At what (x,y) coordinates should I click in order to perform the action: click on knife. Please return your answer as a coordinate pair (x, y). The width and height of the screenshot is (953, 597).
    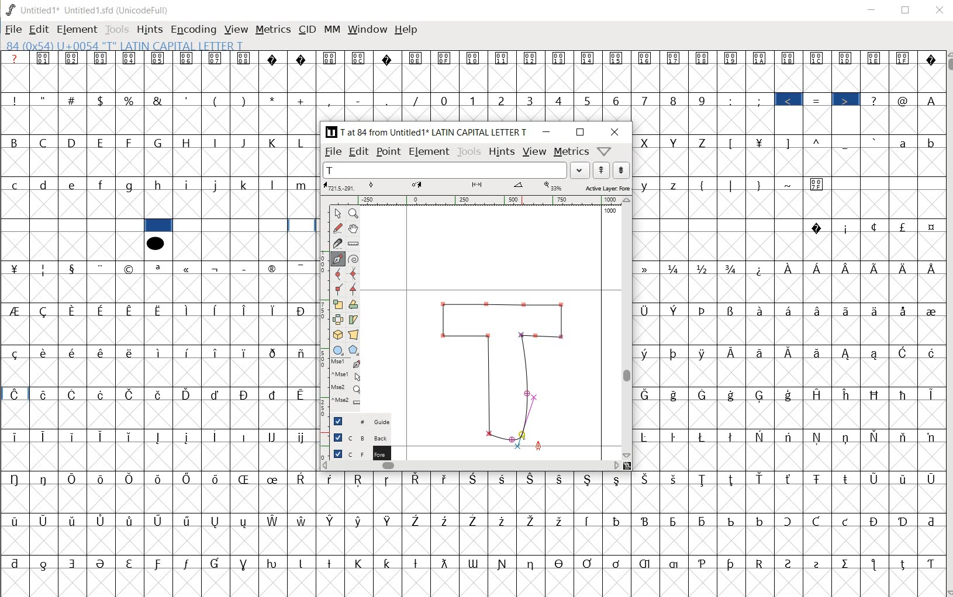
    Looking at the image, I should click on (338, 242).